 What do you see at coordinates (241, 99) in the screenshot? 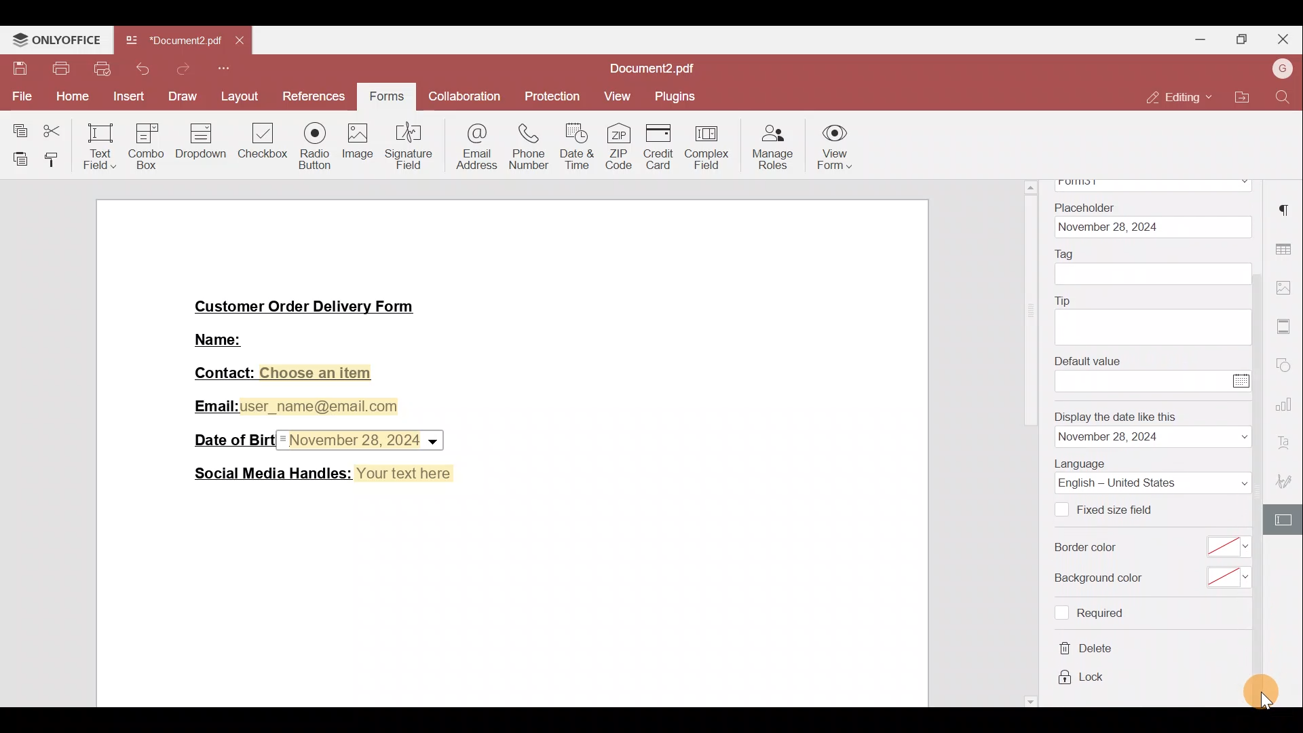
I see `Layout` at bounding box center [241, 99].